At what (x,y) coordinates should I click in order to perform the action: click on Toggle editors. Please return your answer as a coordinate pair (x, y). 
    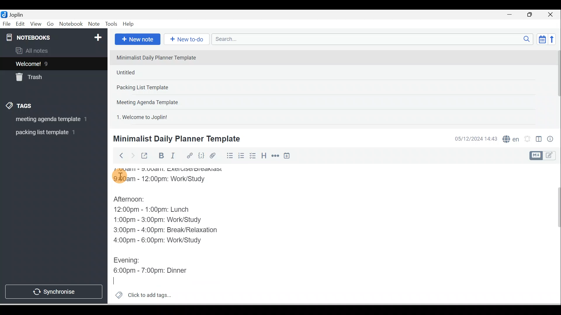
    Looking at the image, I should click on (539, 140).